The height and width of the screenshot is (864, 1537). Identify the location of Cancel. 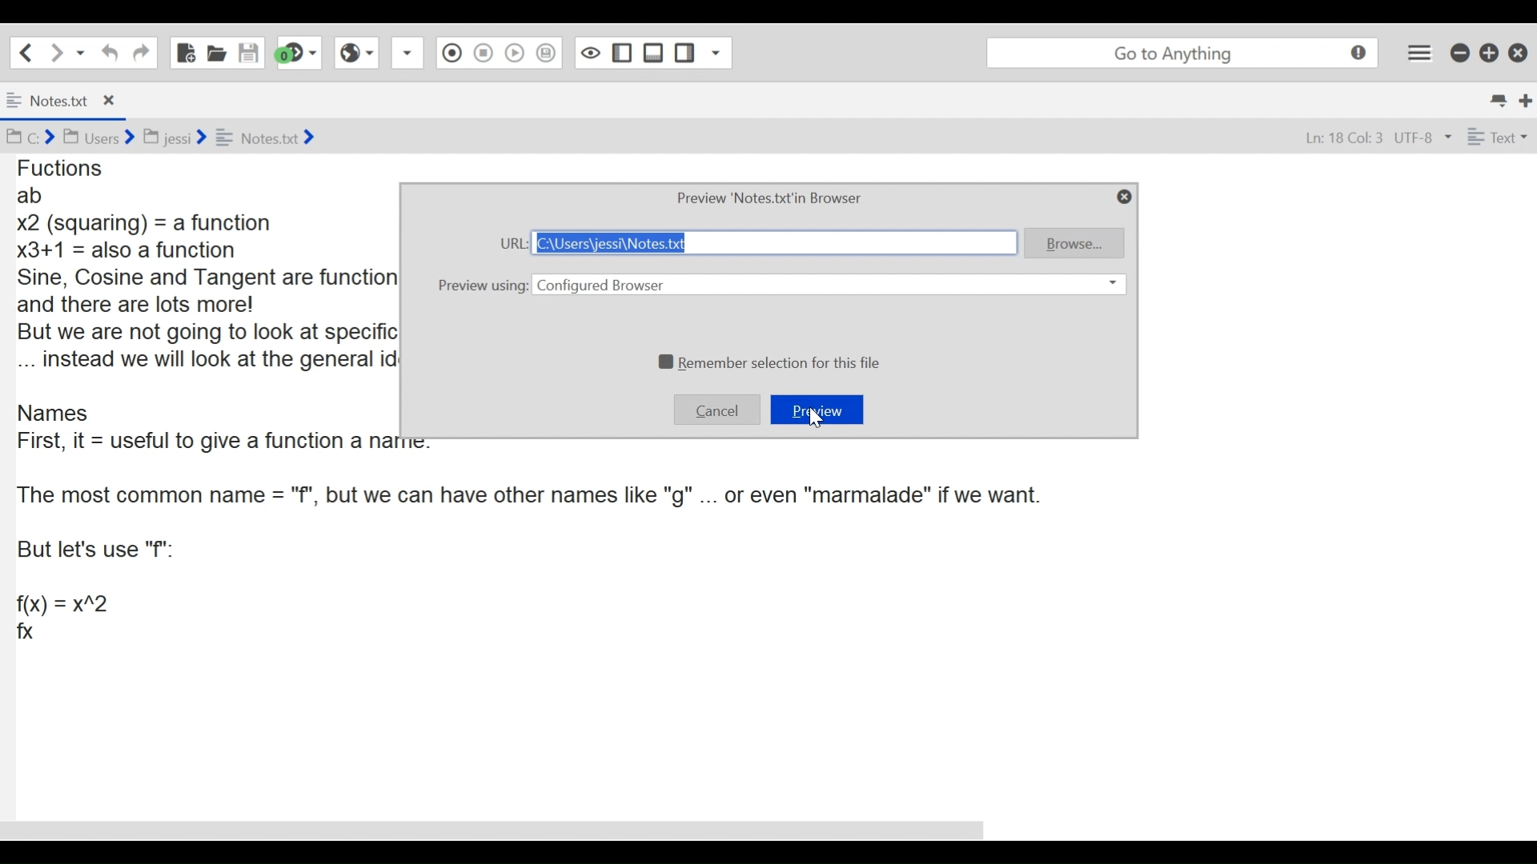
(716, 409).